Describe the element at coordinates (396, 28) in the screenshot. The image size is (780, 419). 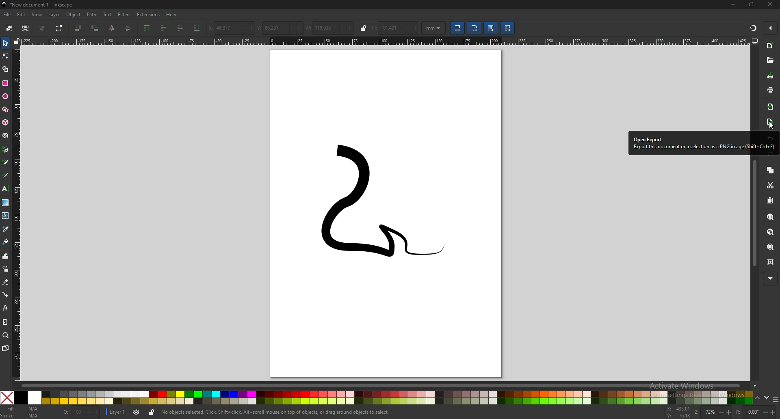
I see `height` at that location.